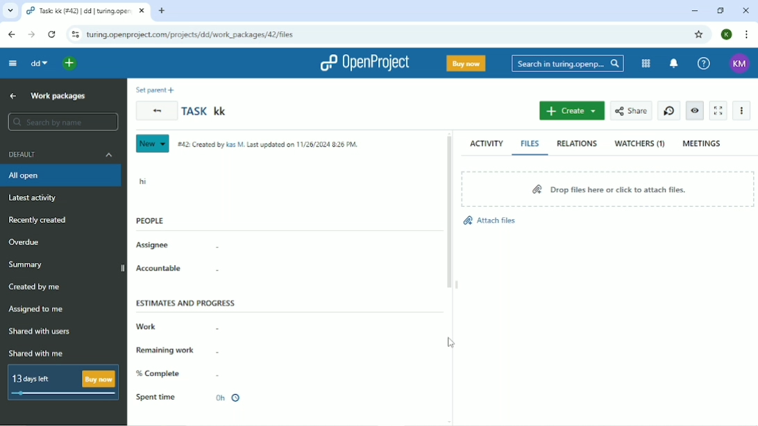 The image size is (758, 426). Describe the element at coordinates (719, 111) in the screenshot. I see `Activate zen mode` at that location.